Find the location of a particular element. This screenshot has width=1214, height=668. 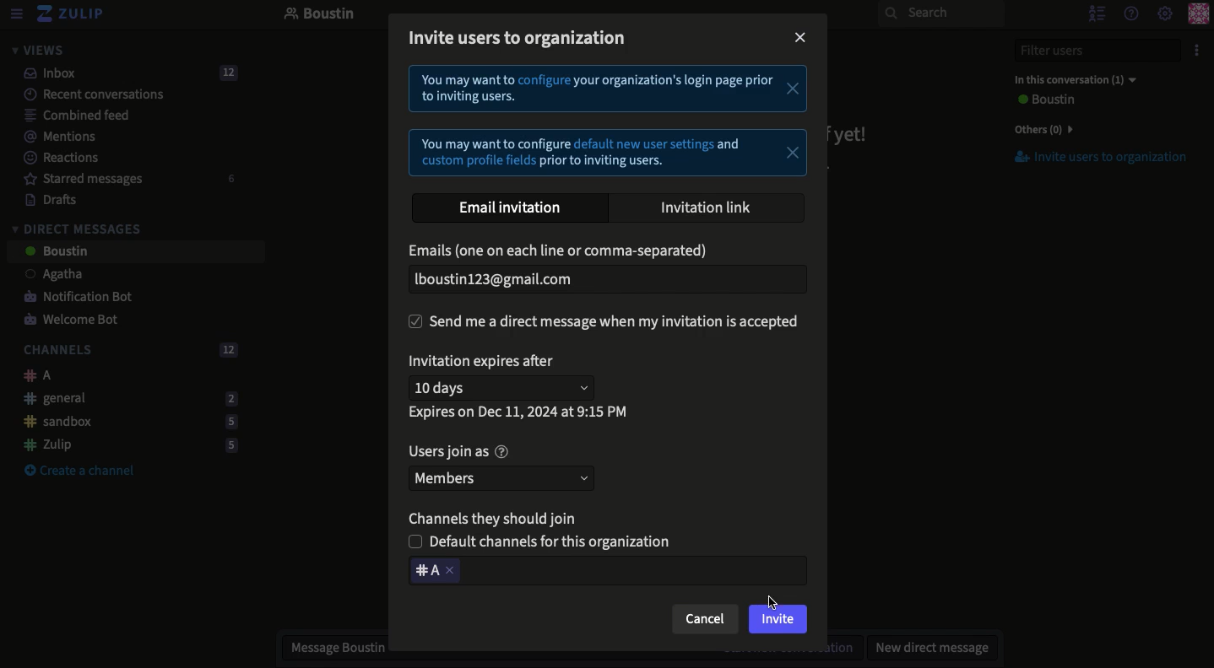

Mentions is located at coordinates (54, 137).